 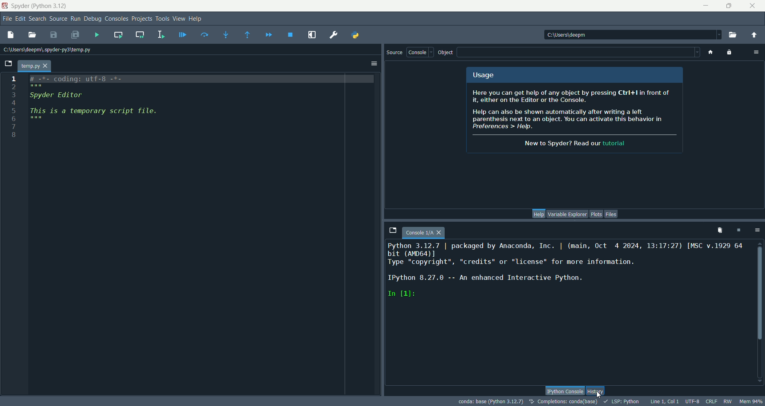 What do you see at coordinates (420, 52) in the screenshot?
I see `console` at bounding box center [420, 52].